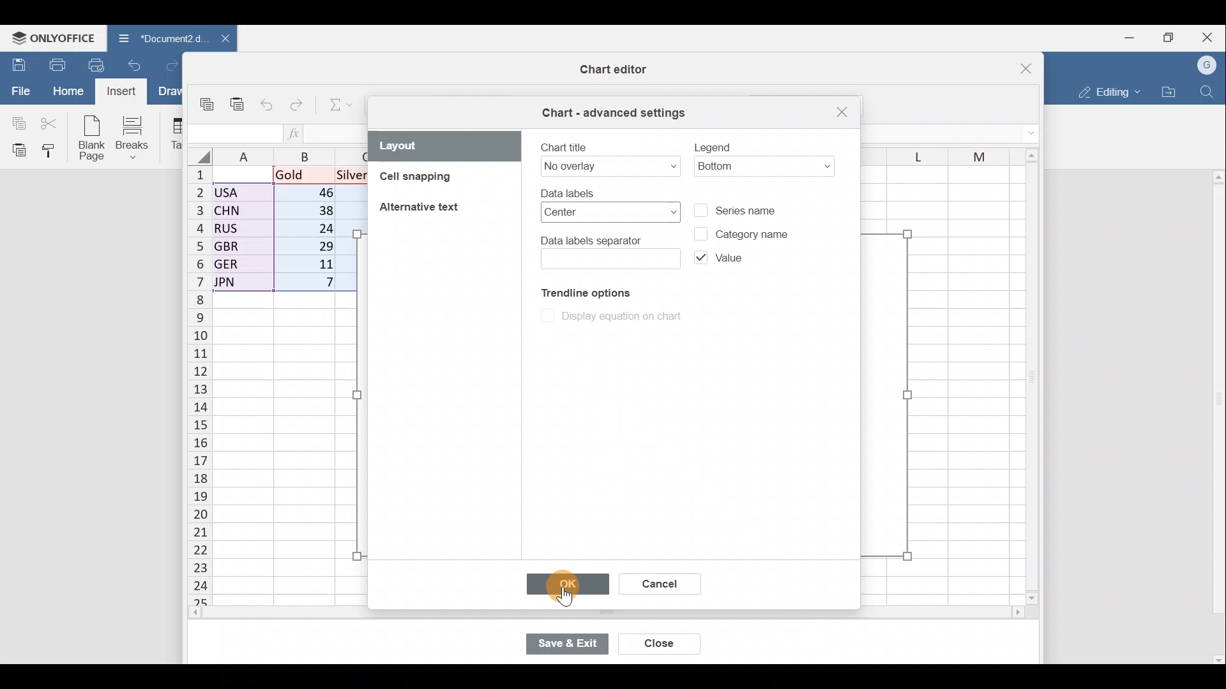 Image resolution: width=1226 pixels, height=689 pixels. What do you see at coordinates (1025, 373) in the screenshot?
I see `Scroll bar` at bounding box center [1025, 373].